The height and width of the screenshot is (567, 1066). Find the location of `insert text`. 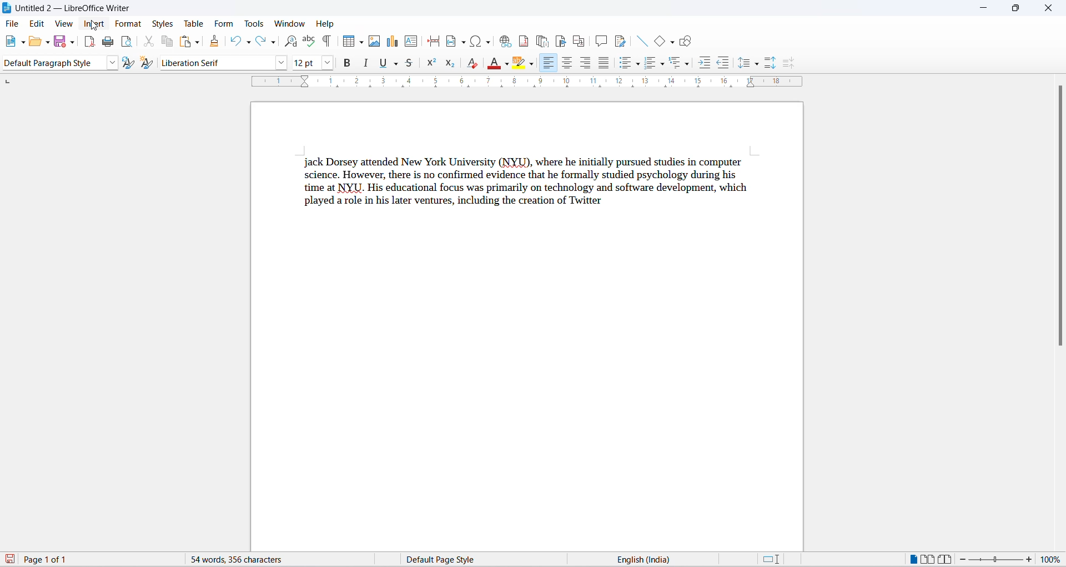

insert text is located at coordinates (411, 41).